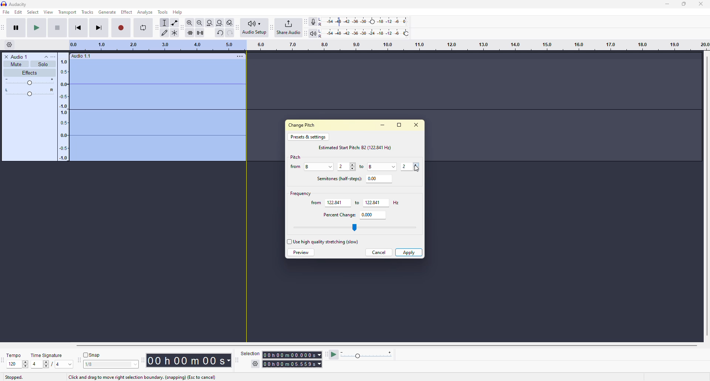 The height and width of the screenshot is (381, 710). I want to click on snapping toolbar, so click(79, 360).